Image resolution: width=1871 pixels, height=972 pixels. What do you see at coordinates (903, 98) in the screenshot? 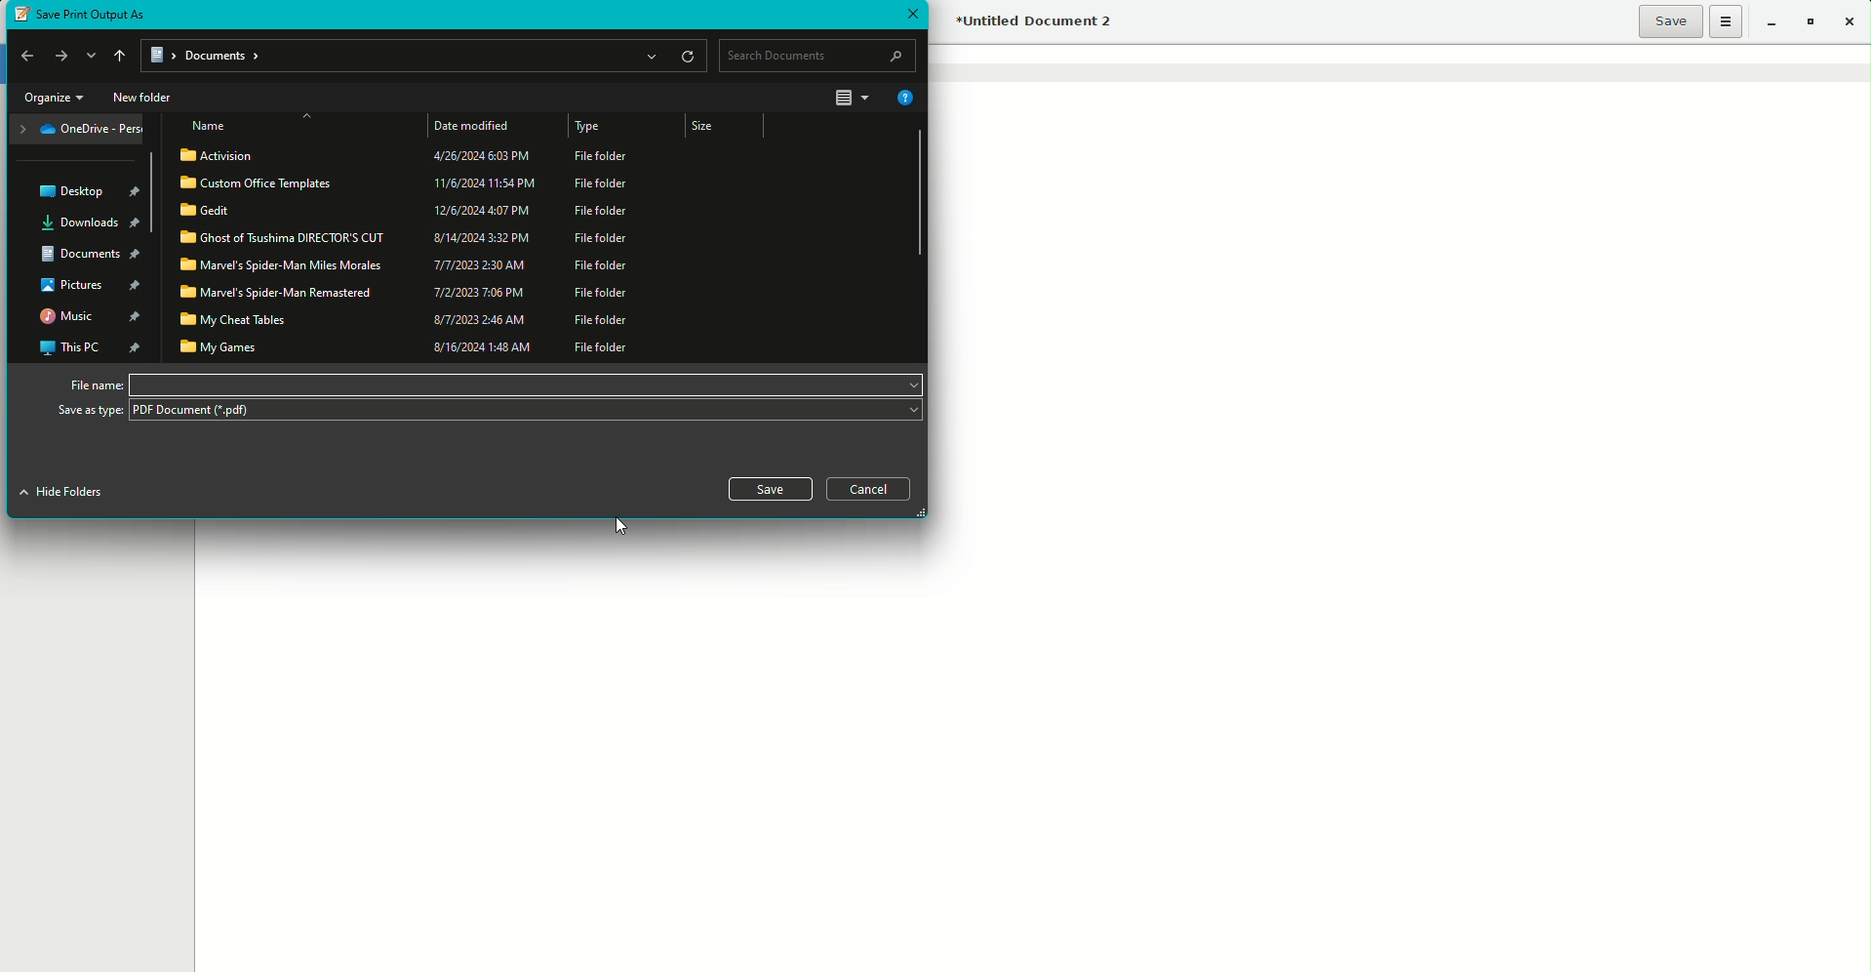
I see `Help` at bounding box center [903, 98].